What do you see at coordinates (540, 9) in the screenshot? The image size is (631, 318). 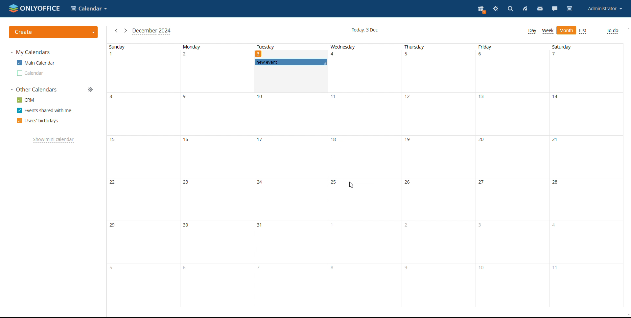 I see `mail` at bounding box center [540, 9].